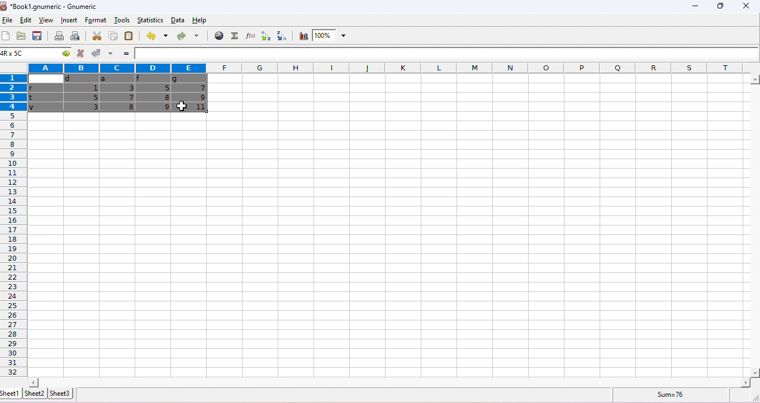  I want to click on row numbers, so click(12, 226).